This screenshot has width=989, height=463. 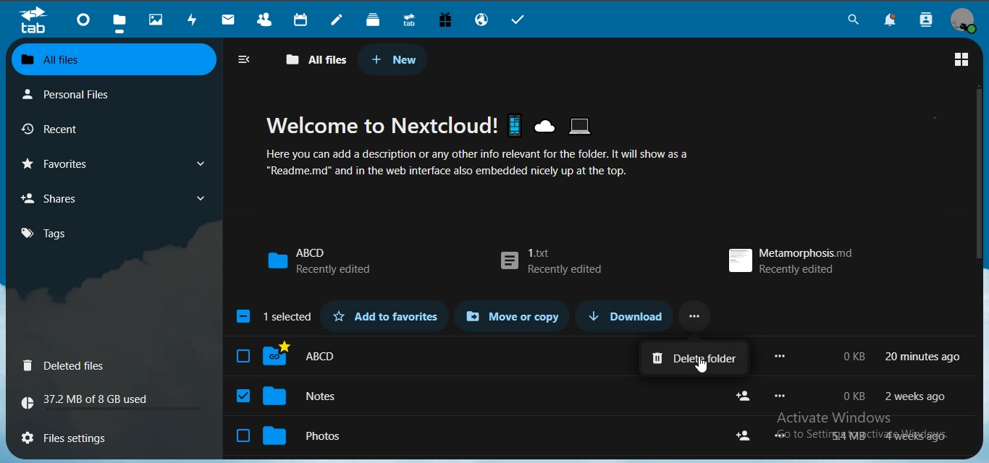 I want to click on Deleted files, so click(x=83, y=365).